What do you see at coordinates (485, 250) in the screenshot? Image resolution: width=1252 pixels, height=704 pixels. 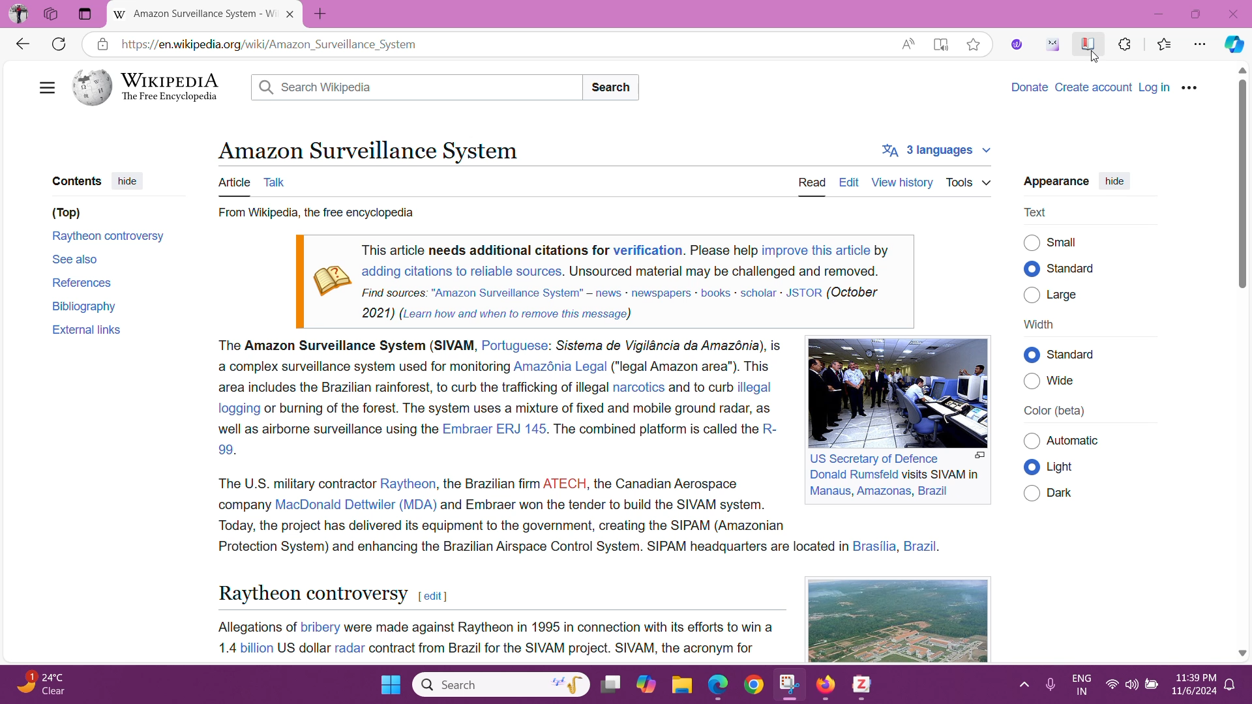 I see `This article needs additional citations for` at bounding box center [485, 250].